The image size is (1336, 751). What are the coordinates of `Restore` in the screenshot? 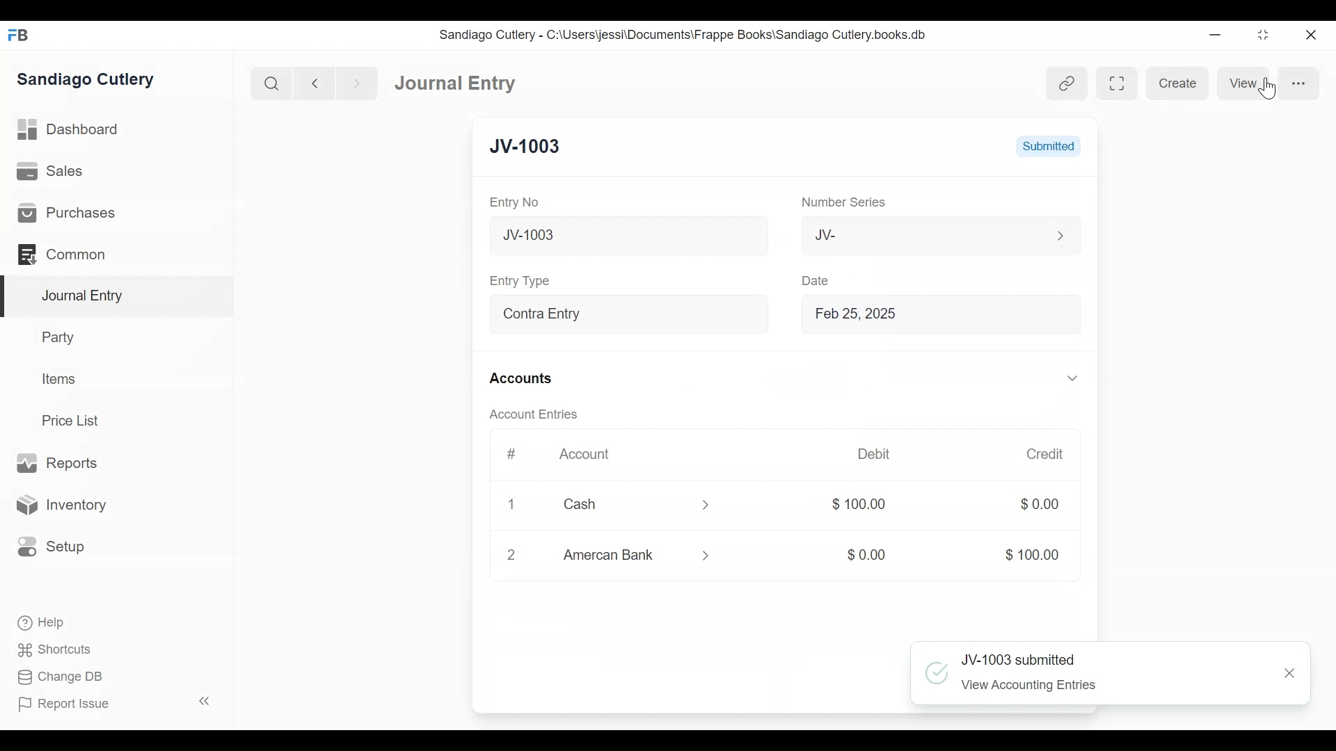 It's located at (1263, 36).